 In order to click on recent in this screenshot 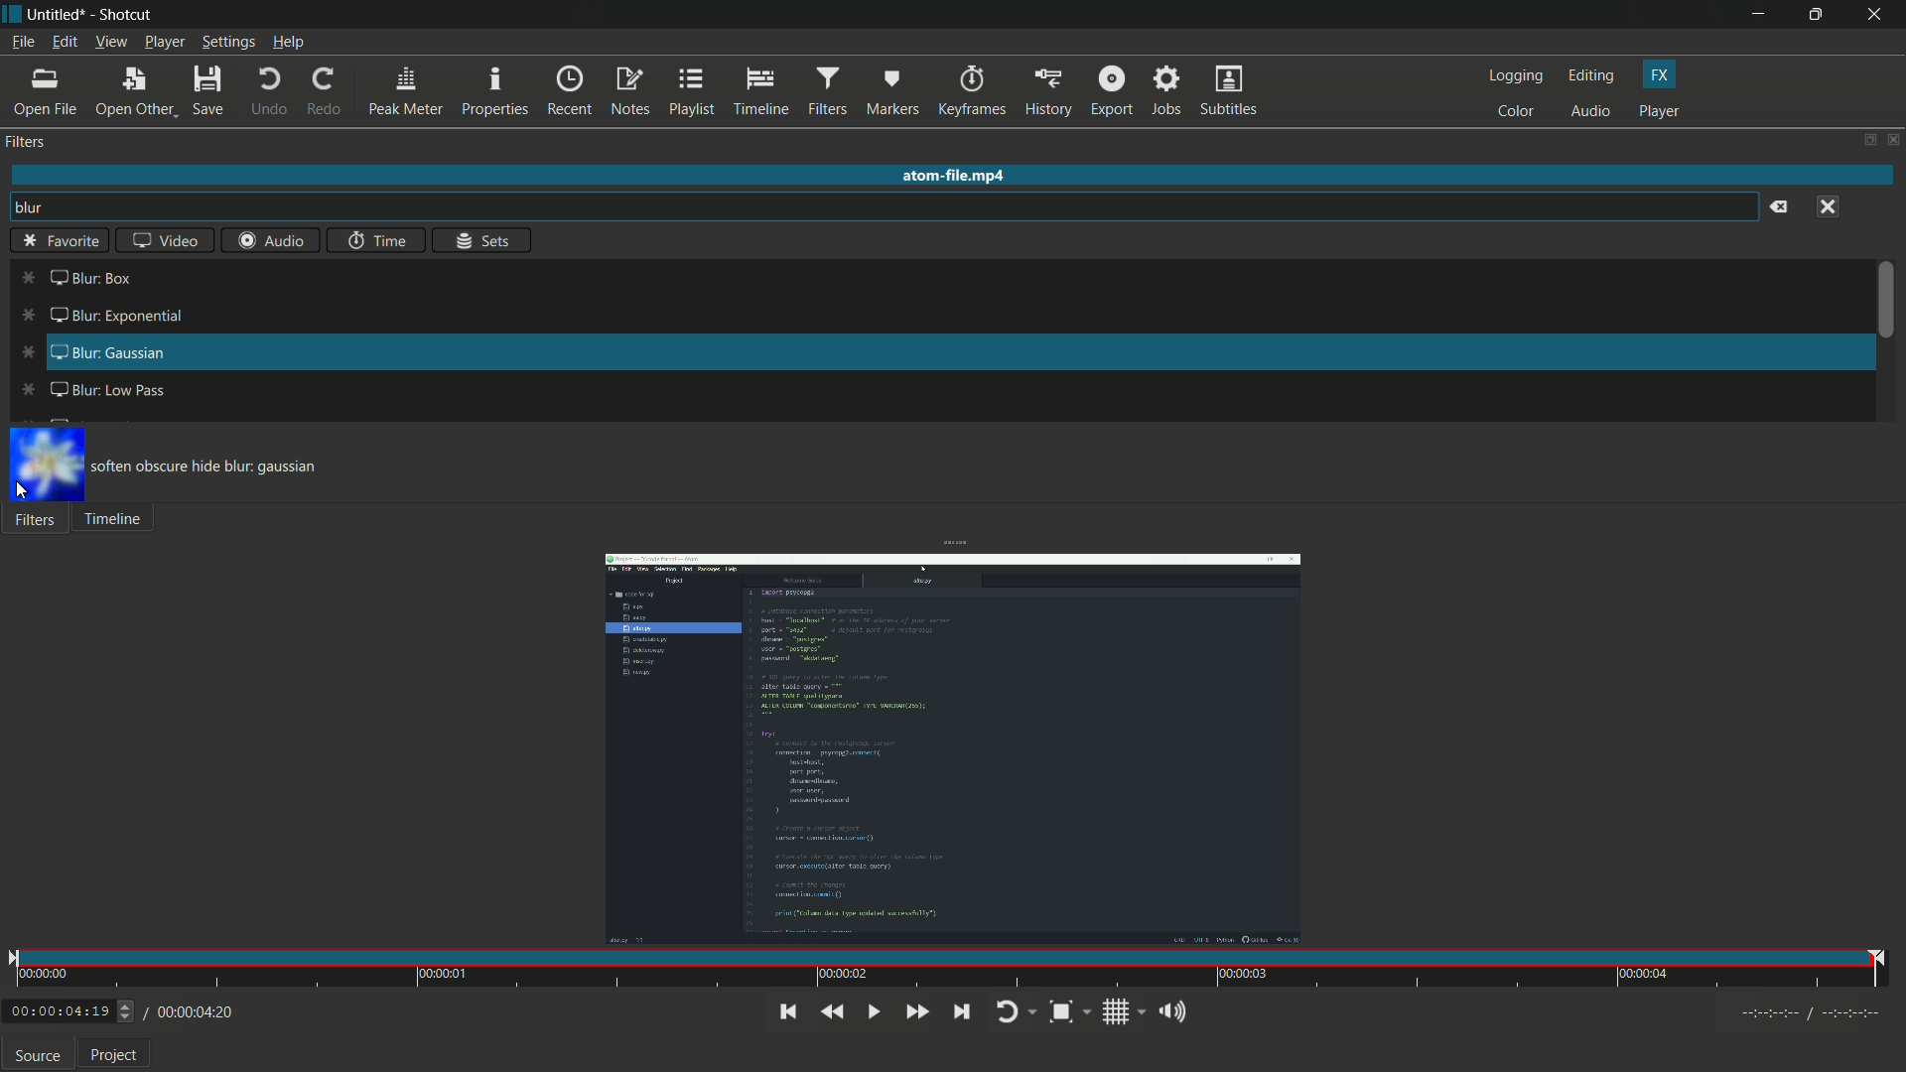, I will do `click(569, 92)`.